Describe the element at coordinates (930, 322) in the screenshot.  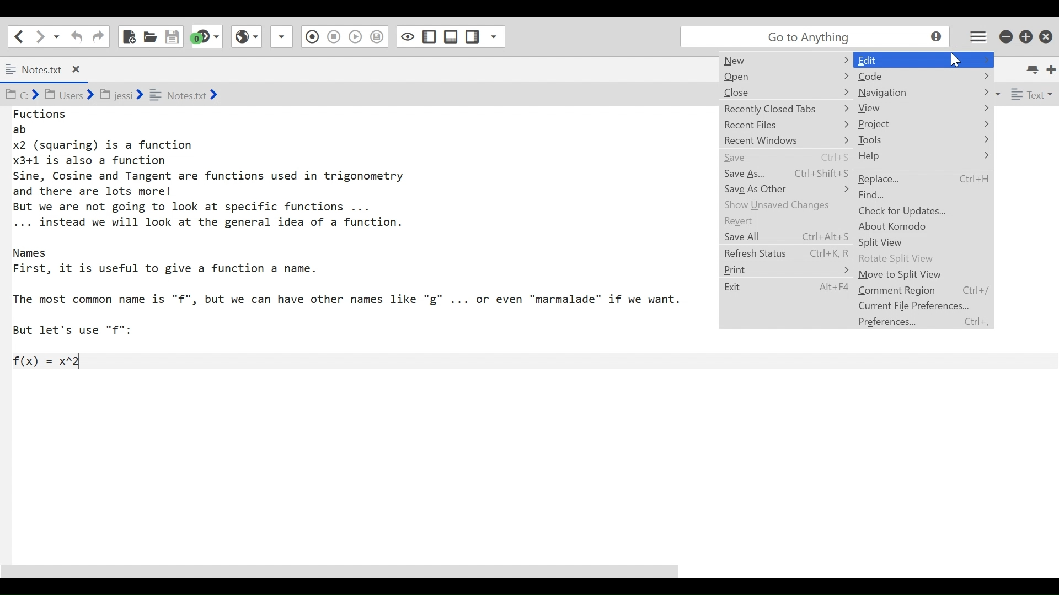
I see `Preferences... Ctrl+,` at that location.